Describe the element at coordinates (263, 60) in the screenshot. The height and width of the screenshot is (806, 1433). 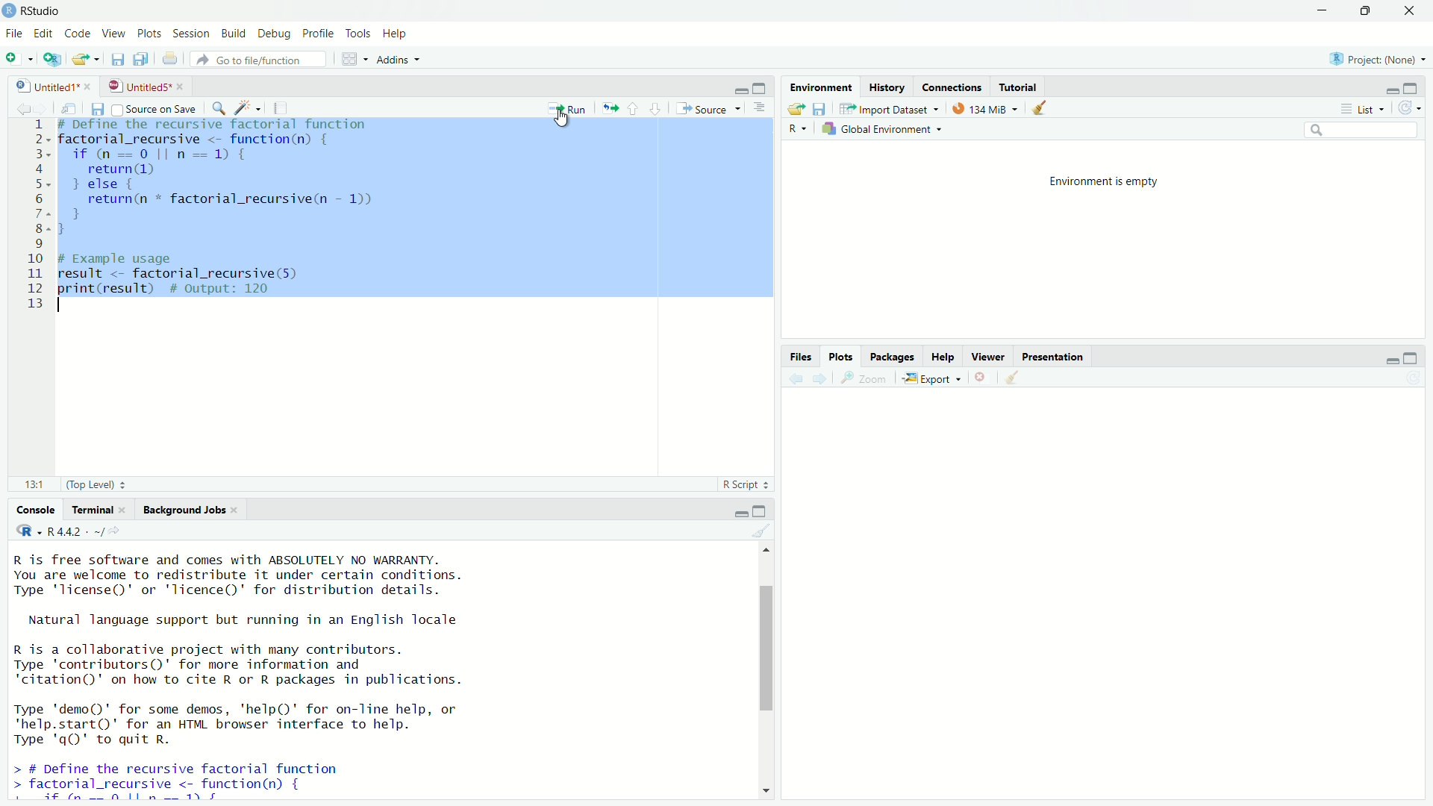
I see `Go to file/function` at that location.